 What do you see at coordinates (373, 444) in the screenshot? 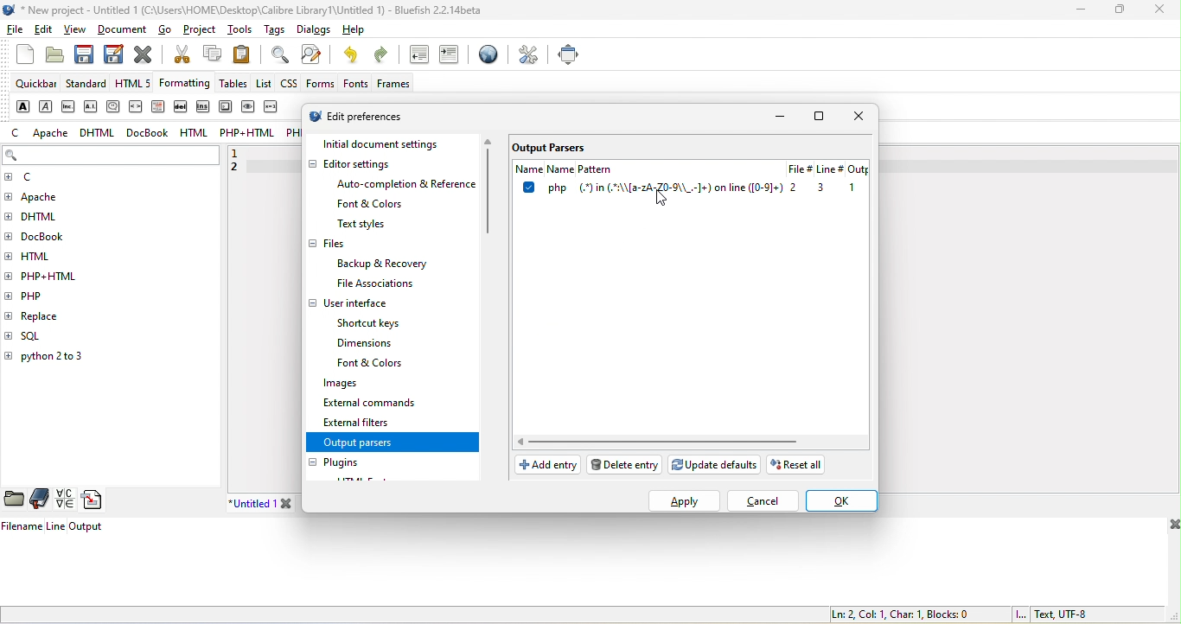
I see `output parsers` at bounding box center [373, 444].